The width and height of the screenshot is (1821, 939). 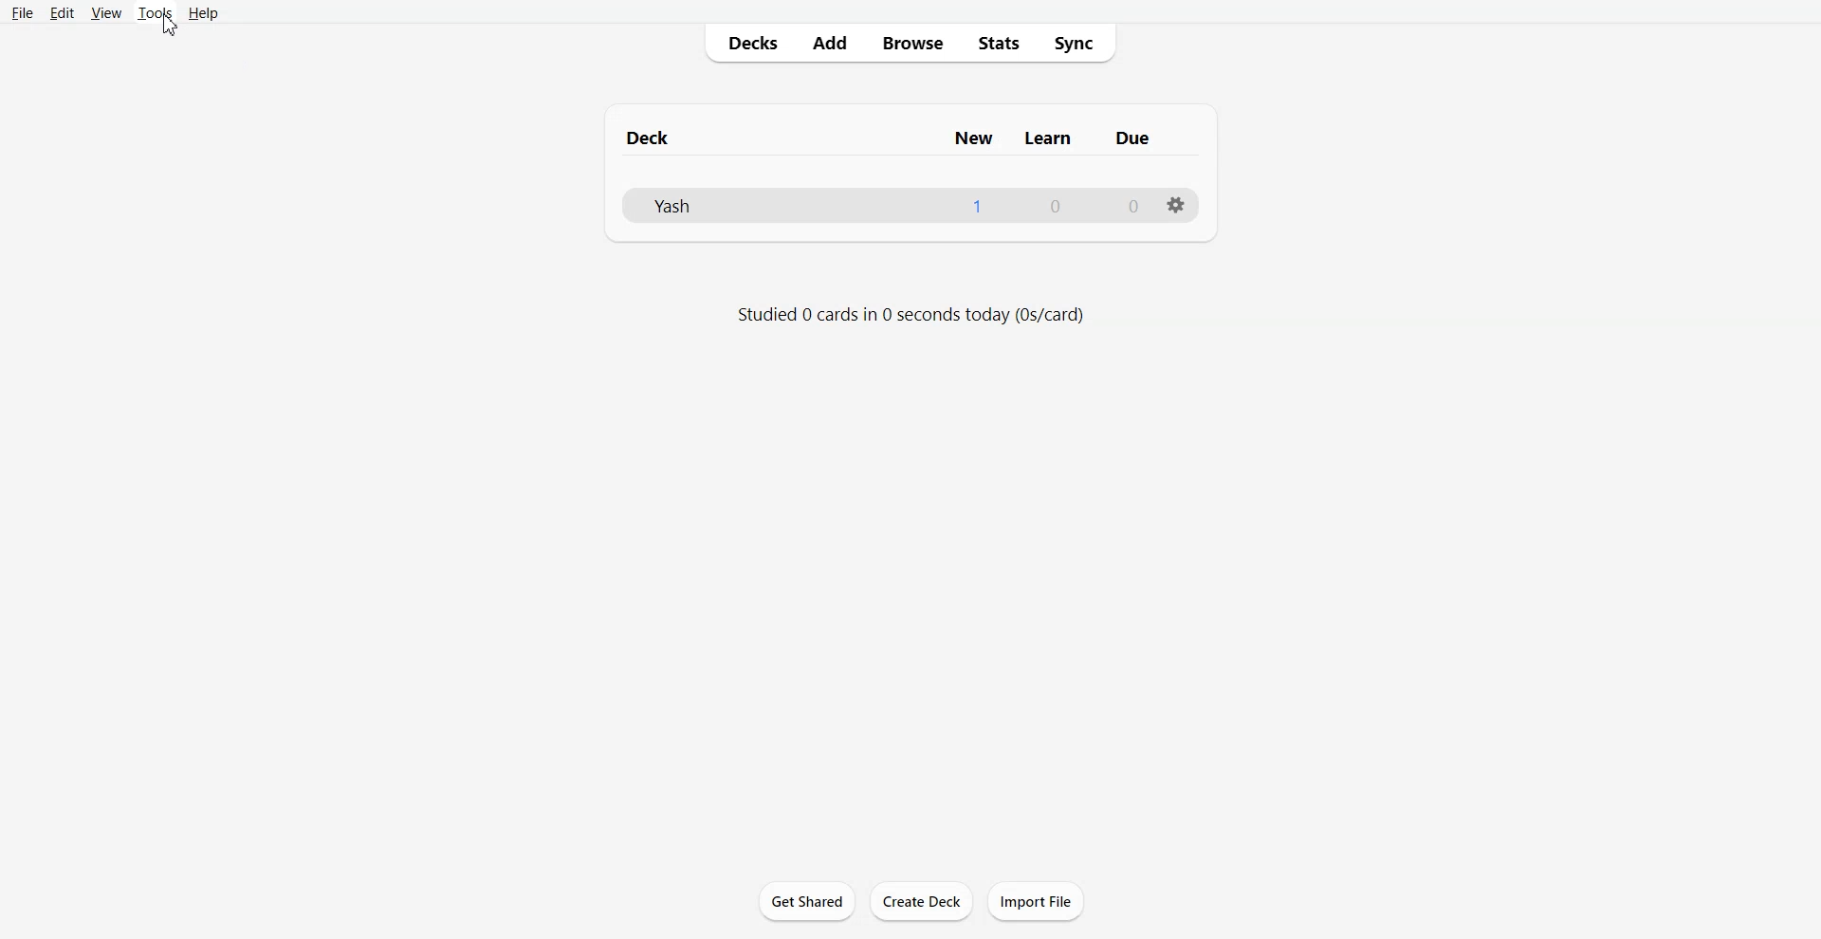 What do you see at coordinates (829, 45) in the screenshot?
I see `Add` at bounding box center [829, 45].